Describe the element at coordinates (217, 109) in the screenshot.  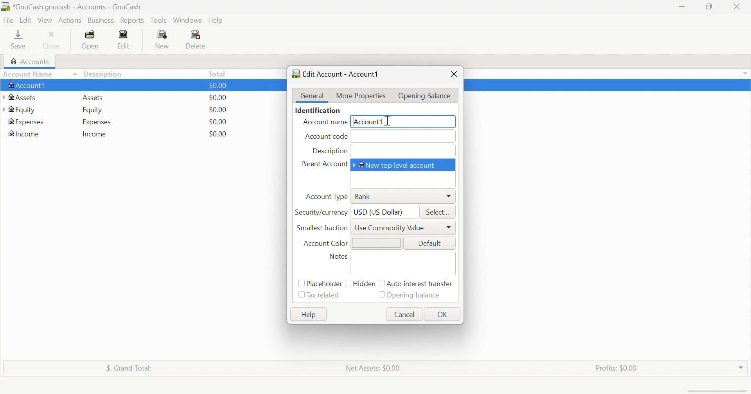
I see `$0.00` at that location.